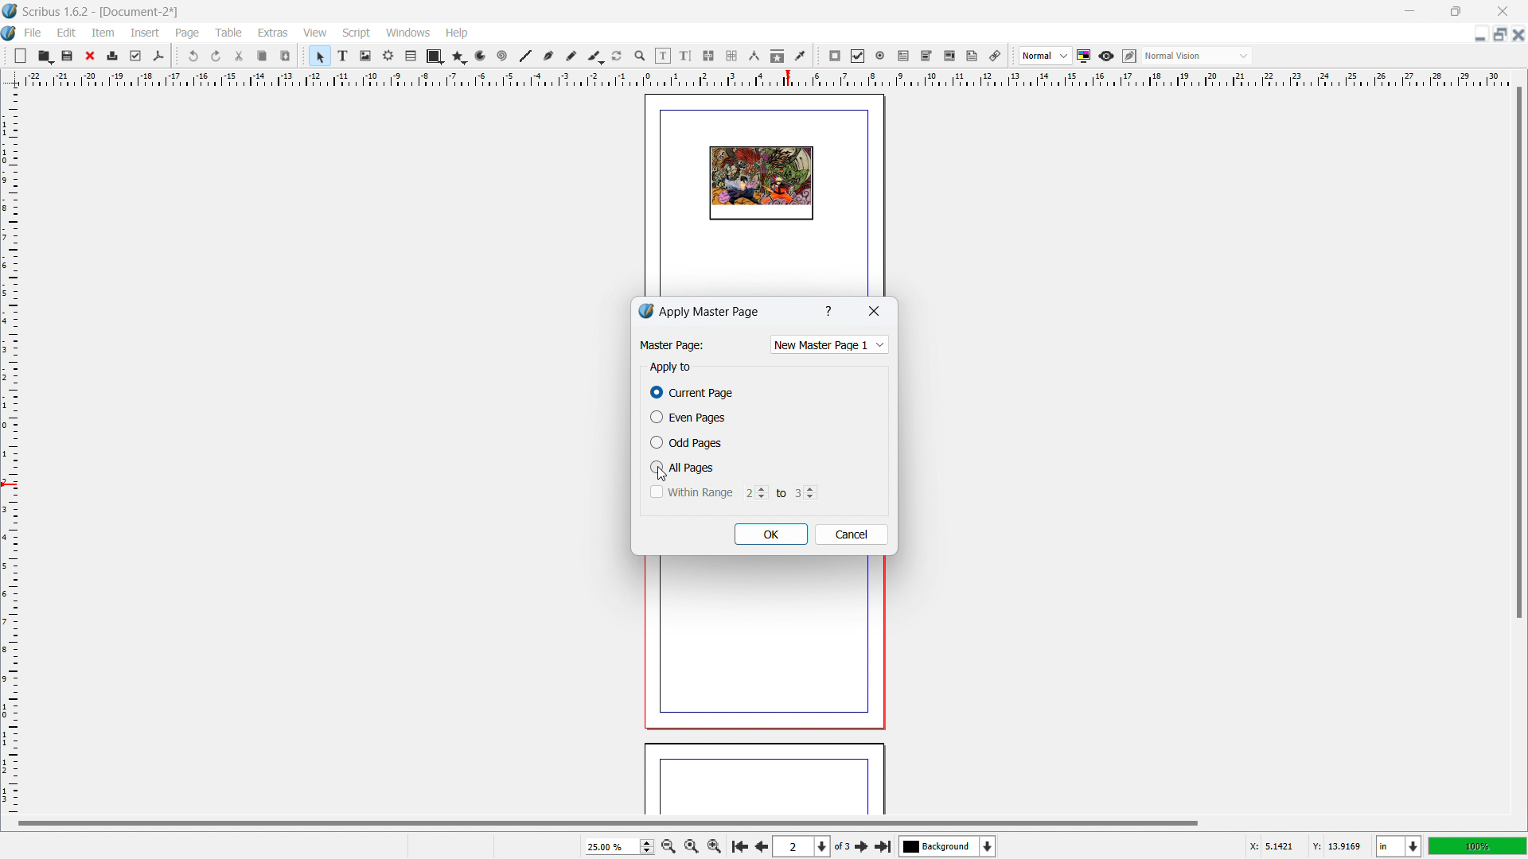  What do you see at coordinates (1128, 56) in the screenshot?
I see `edit in preview mode` at bounding box center [1128, 56].